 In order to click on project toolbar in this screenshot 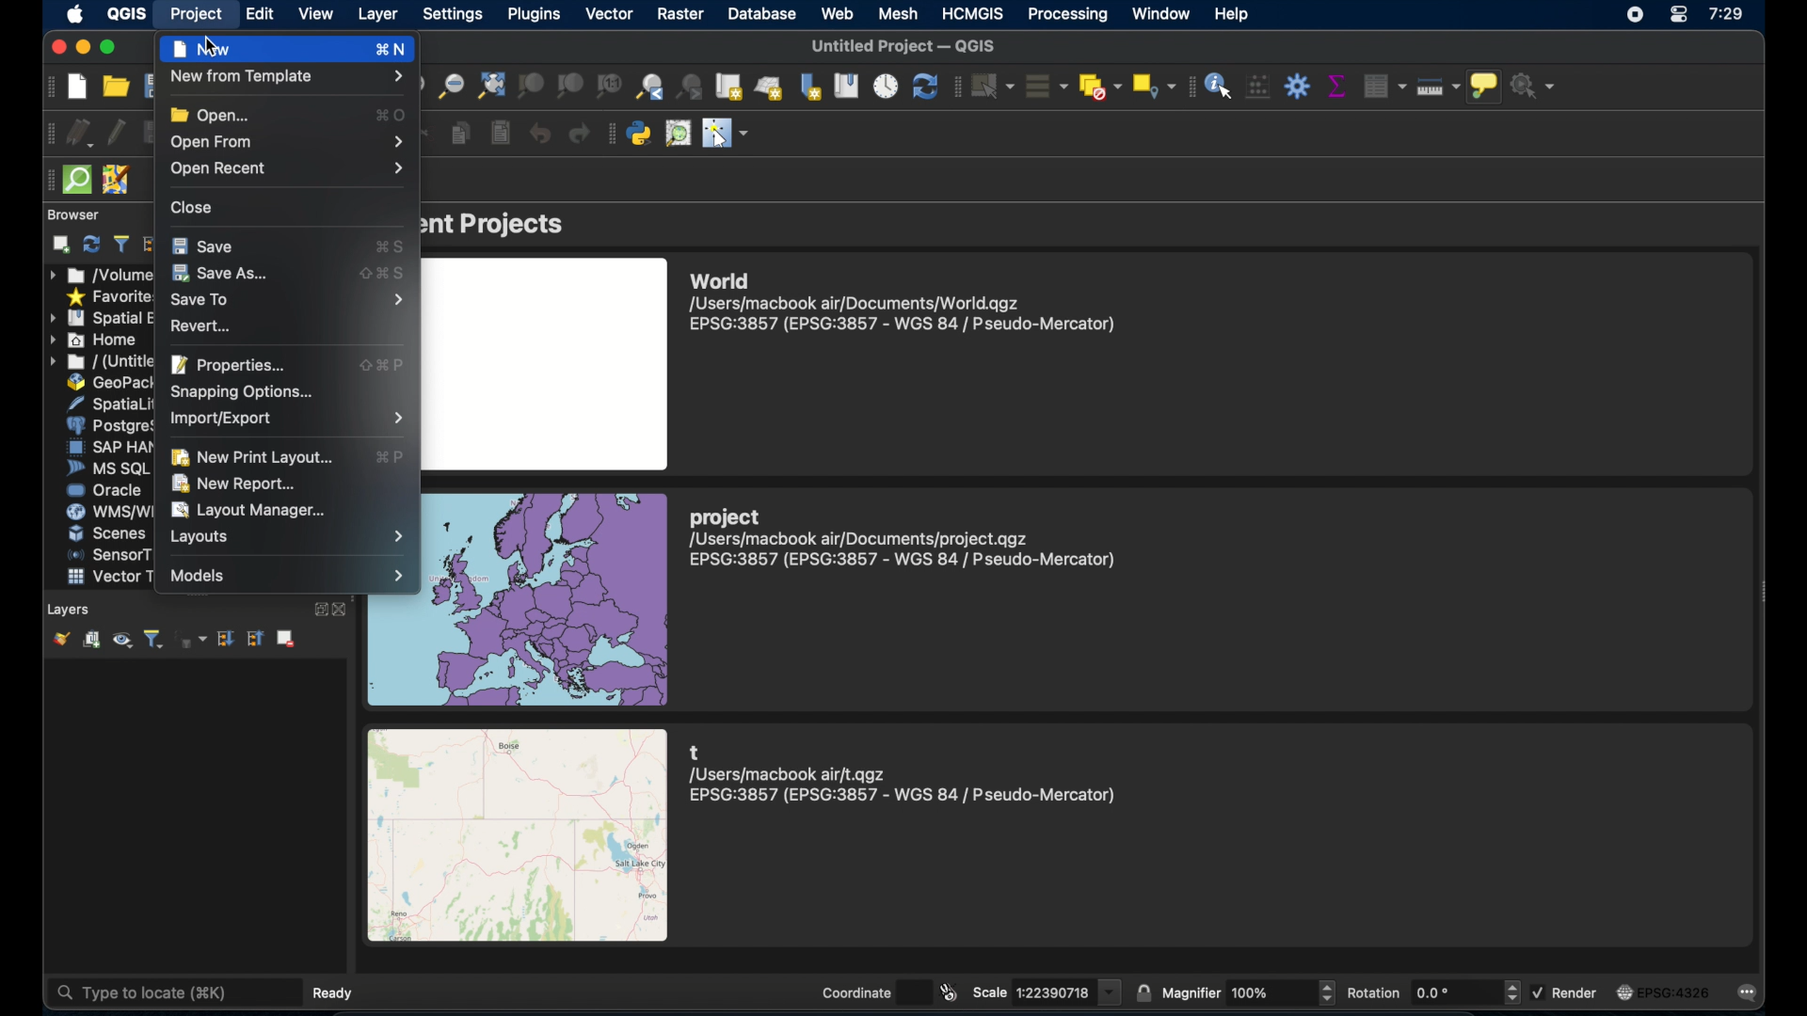, I will do `click(48, 87)`.